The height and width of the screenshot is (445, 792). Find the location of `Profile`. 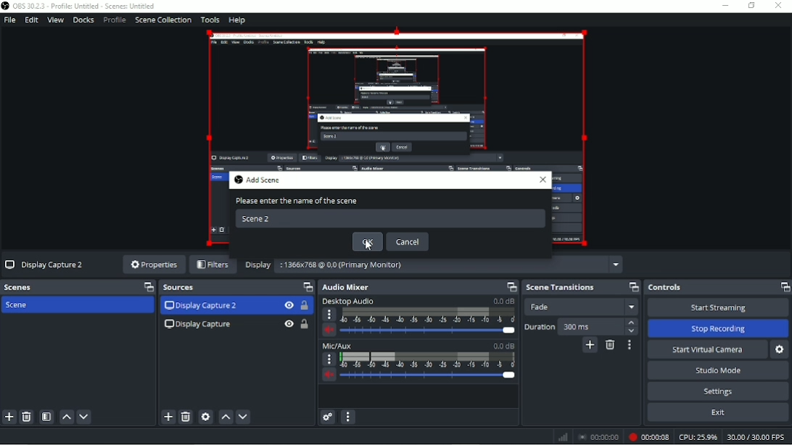

Profile is located at coordinates (115, 20).